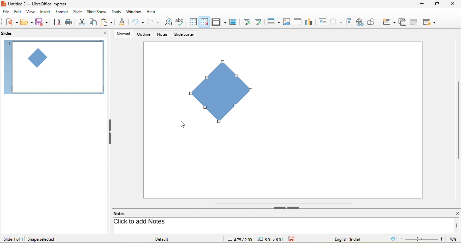 The height and width of the screenshot is (243, 461). What do you see at coordinates (3, 3) in the screenshot?
I see `libre office impress logo` at bounding box center [3, 3].